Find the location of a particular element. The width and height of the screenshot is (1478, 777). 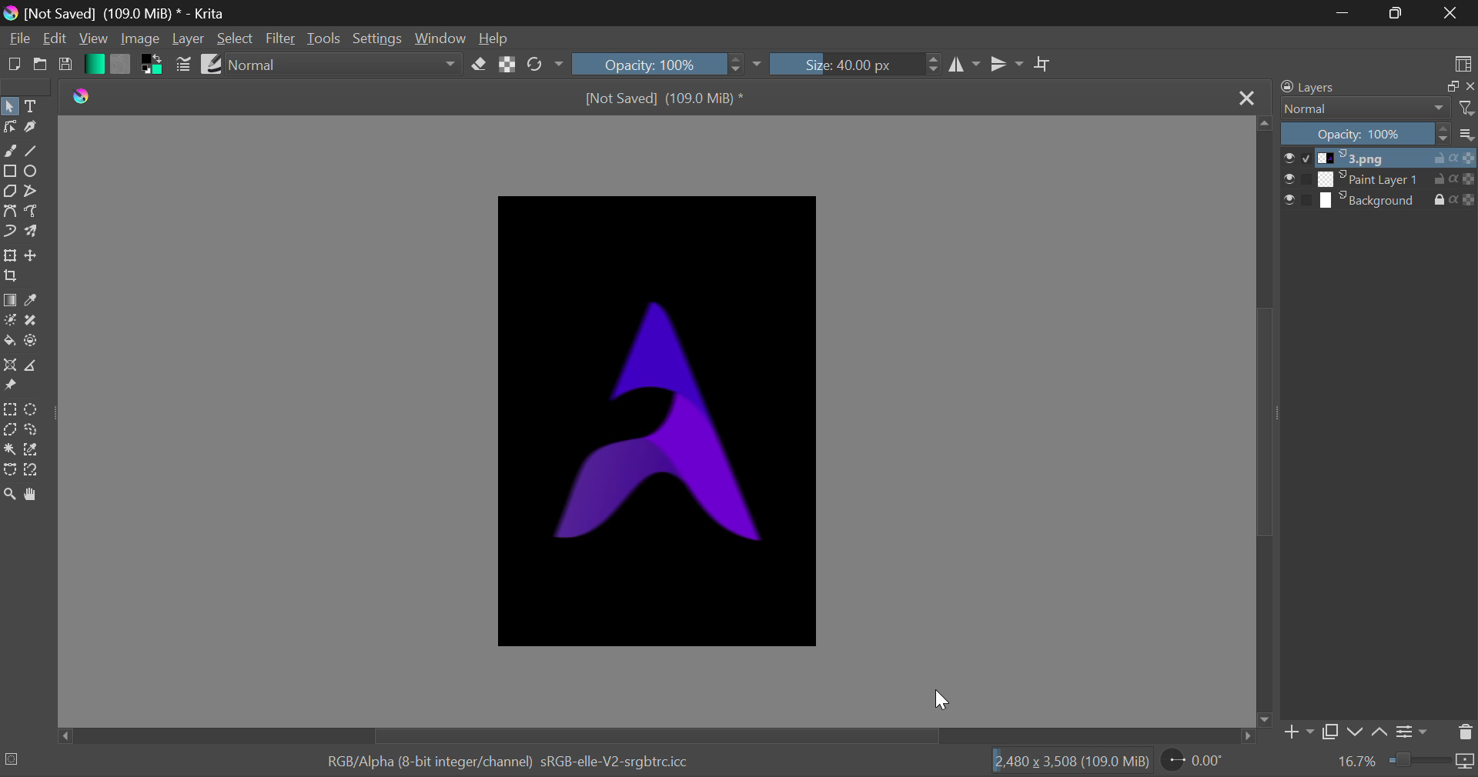

increase or decrease Brush Size is located at coordinates (934, 66).